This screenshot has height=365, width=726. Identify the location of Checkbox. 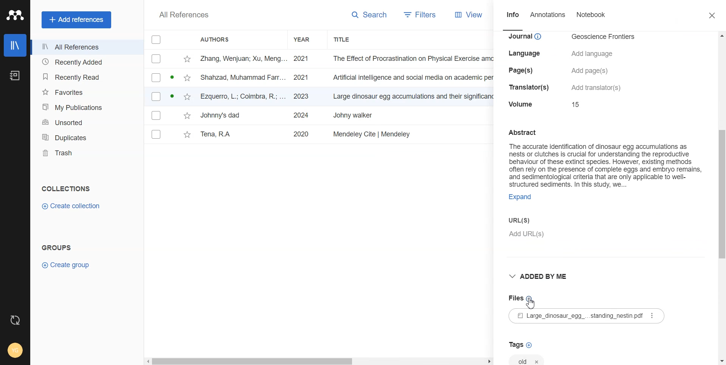
(156, 78).